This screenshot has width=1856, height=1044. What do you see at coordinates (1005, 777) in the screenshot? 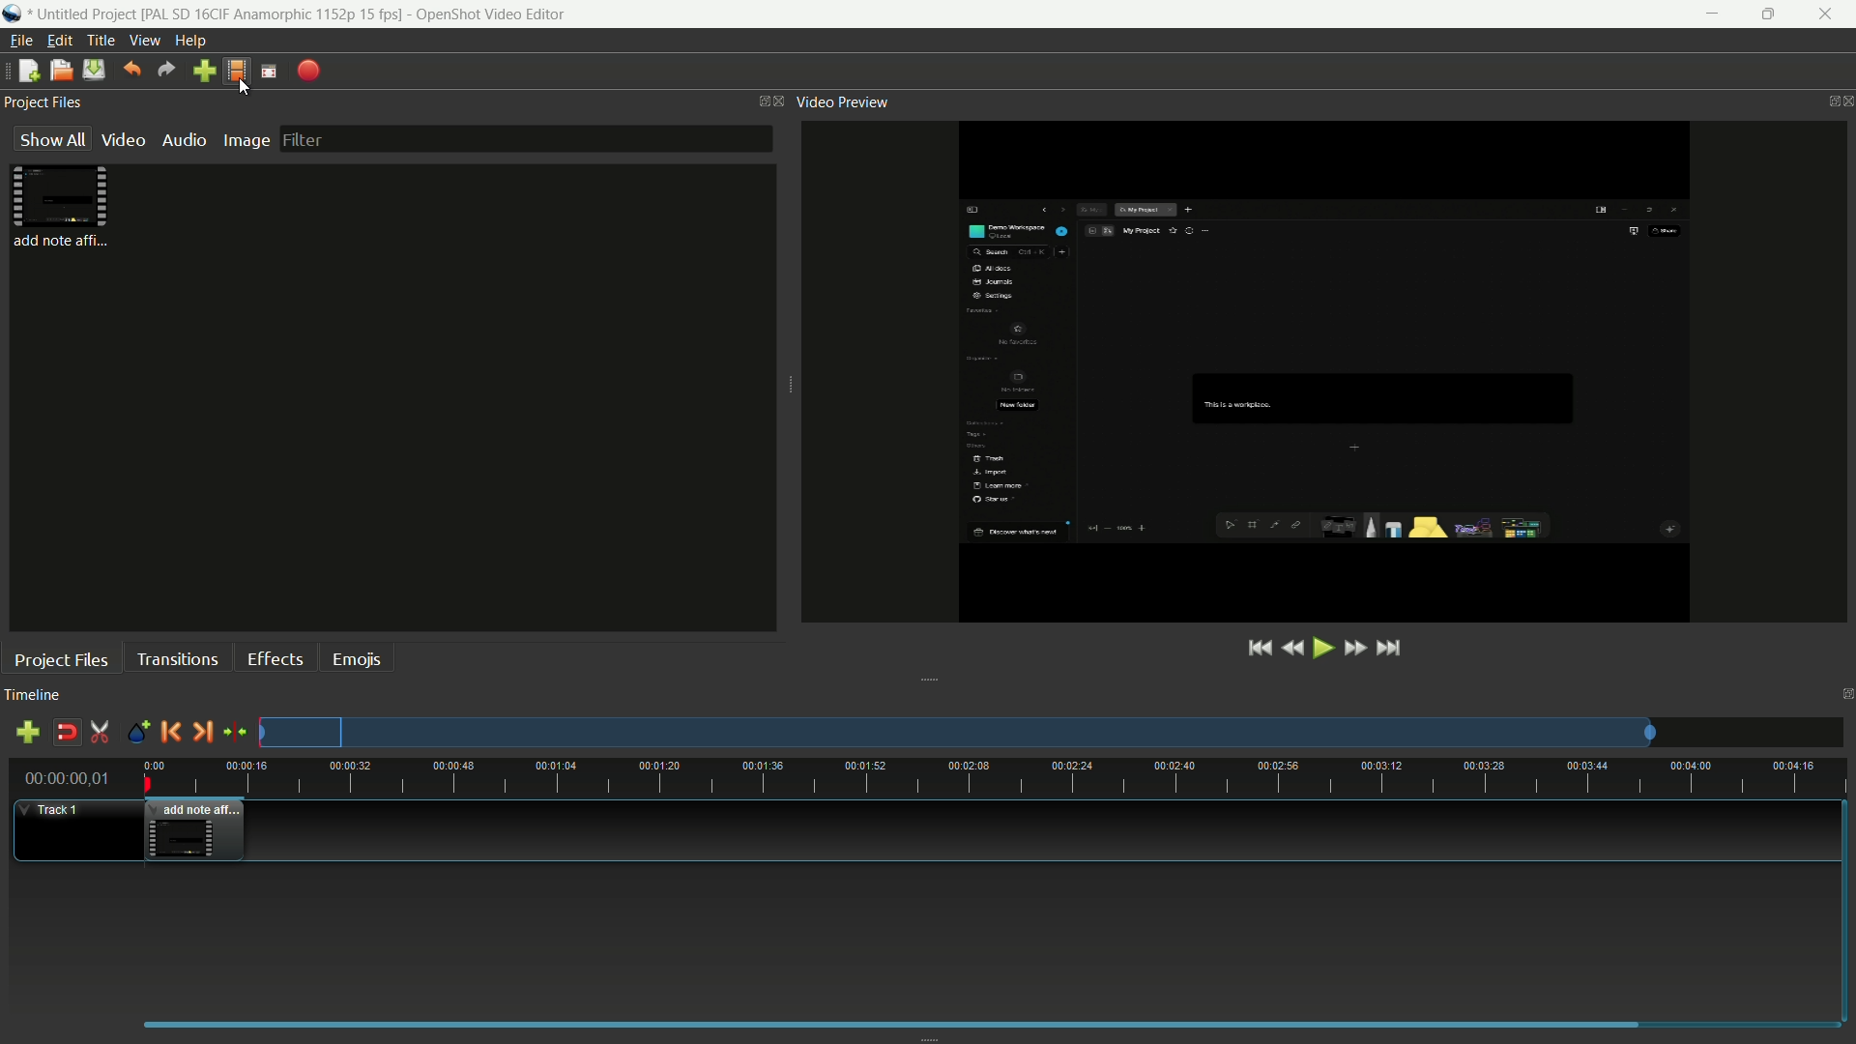
I see `time` at bounding box center [1005, 777].